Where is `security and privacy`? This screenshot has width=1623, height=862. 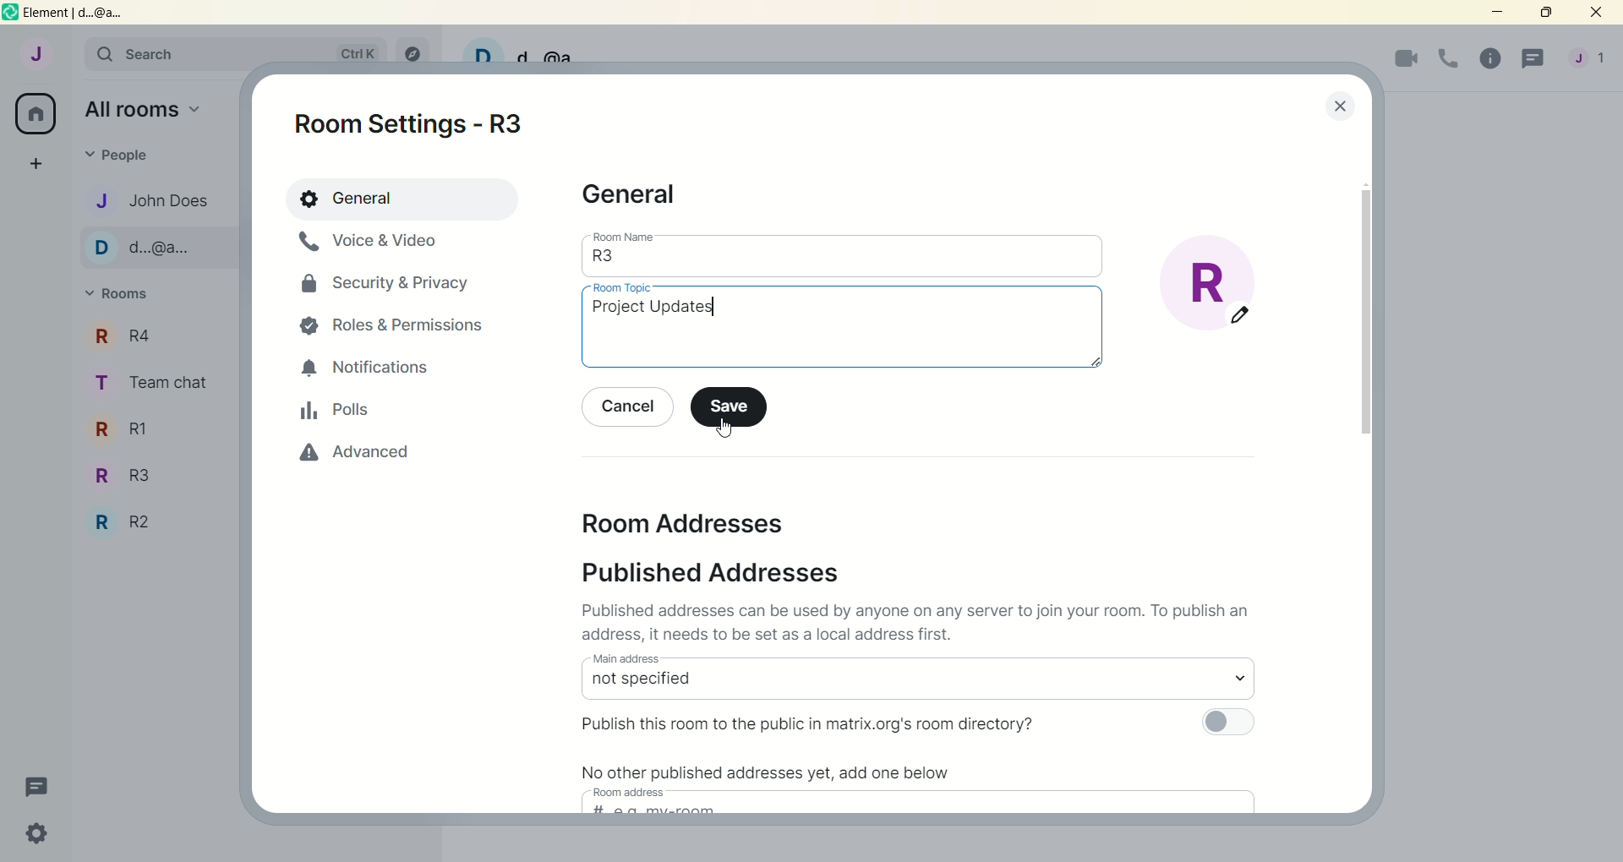
security and privacy is located at coordinates (381, 283).